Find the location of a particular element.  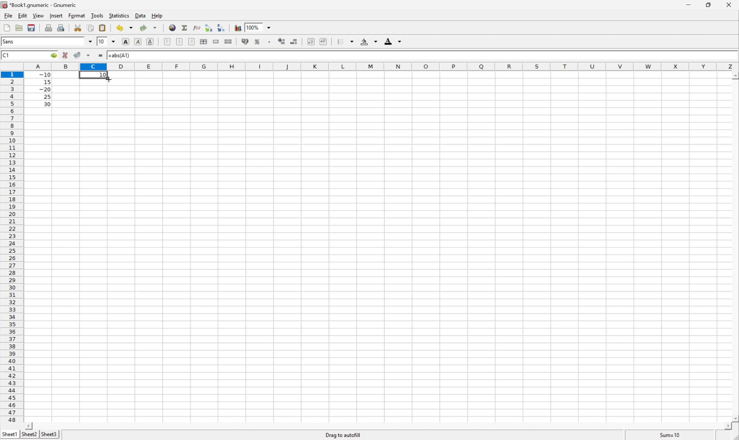

Set the format of the selected cells to include a thousands separator is located at coordinates (272, 43).